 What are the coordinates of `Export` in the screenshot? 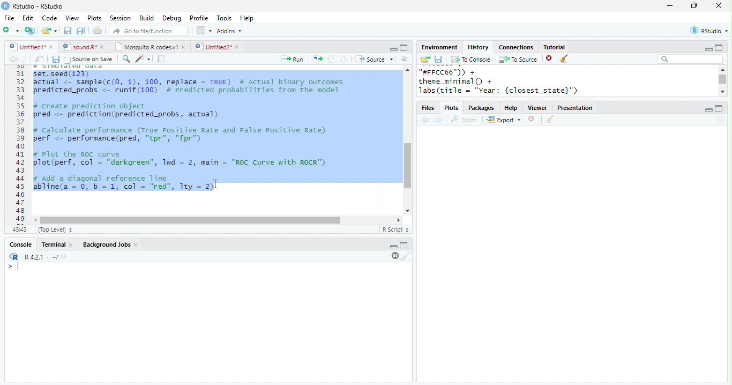 It's located at (504, 120).